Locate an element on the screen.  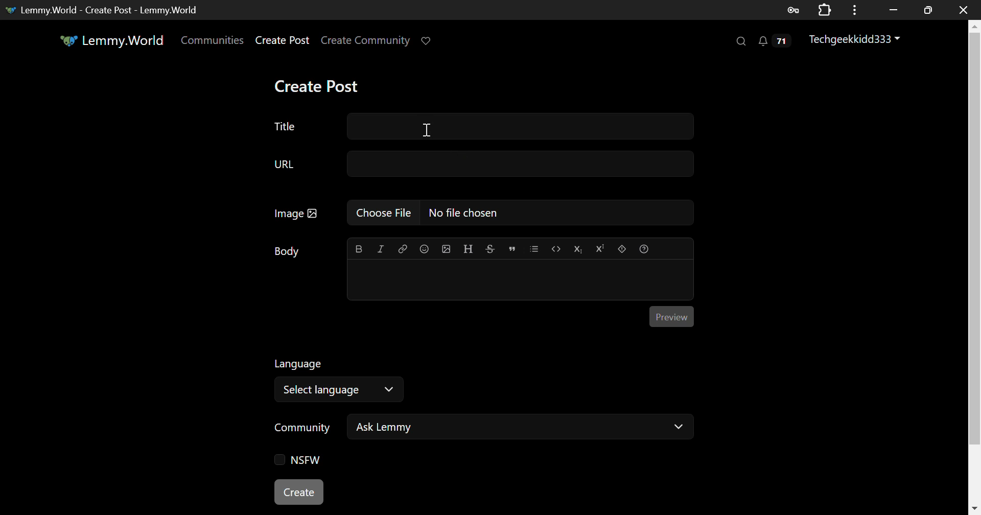
Create Post is located at coordinates (316, 86).